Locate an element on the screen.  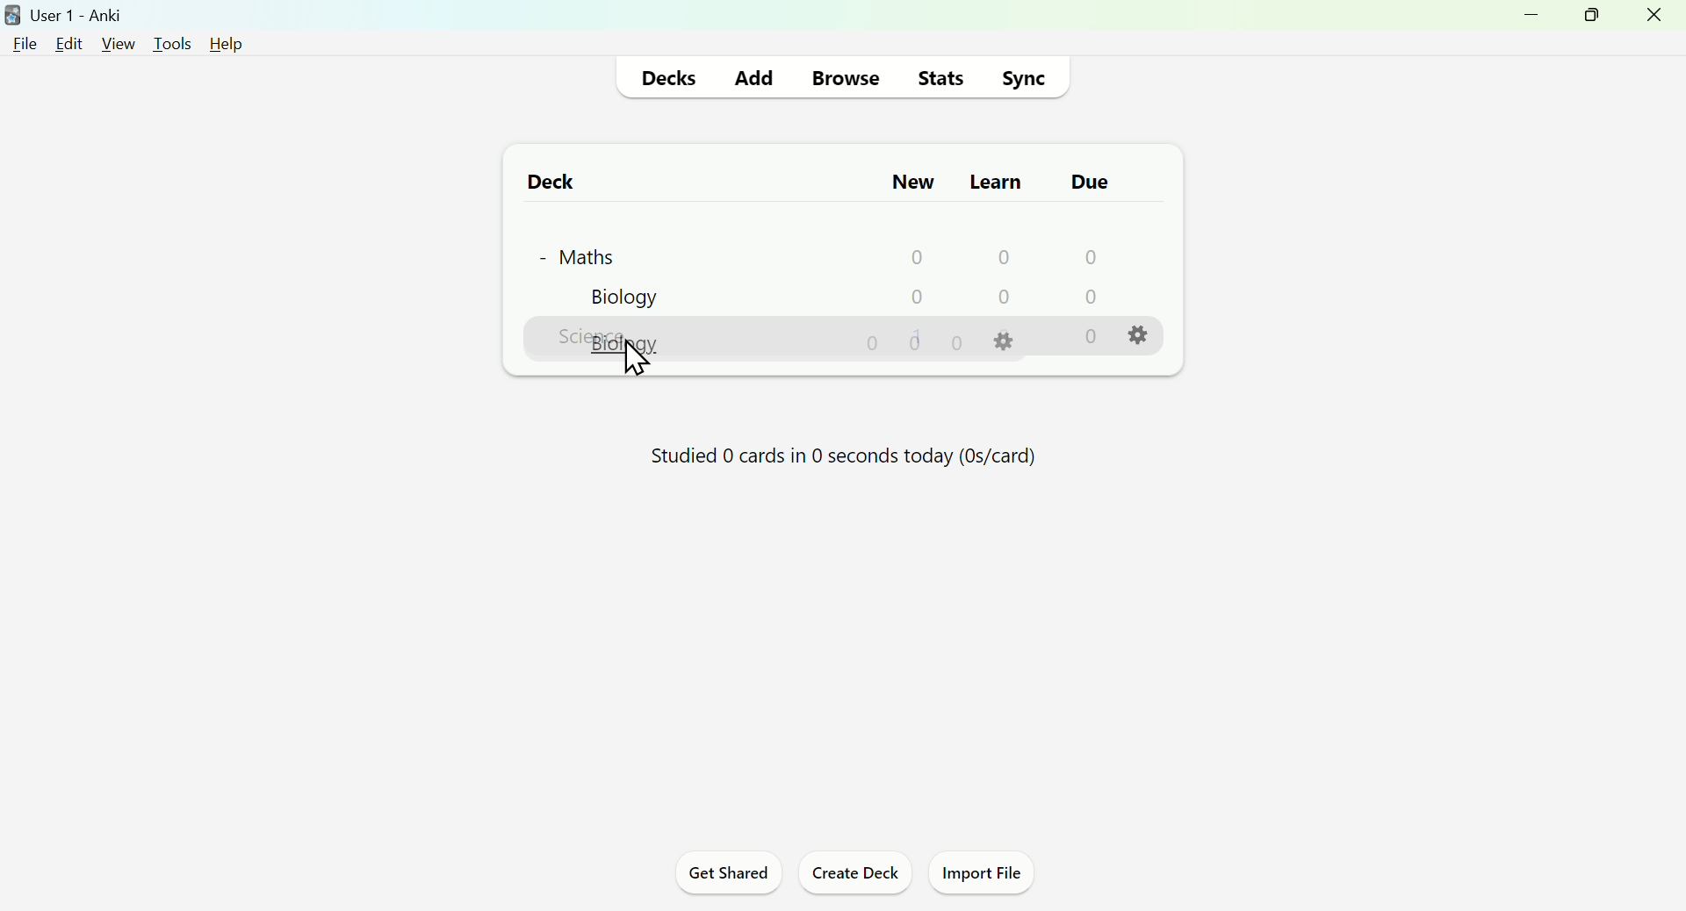
Settings is located at coordinates (1007, 341).